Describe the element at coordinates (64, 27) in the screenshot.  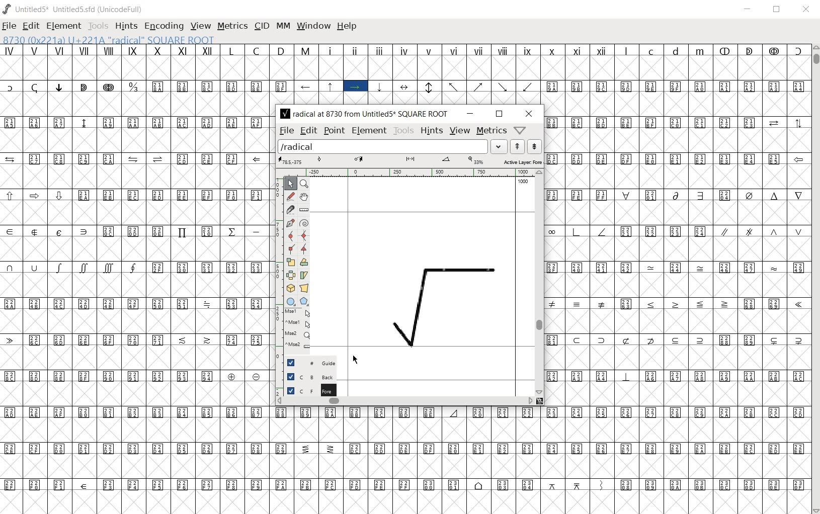
I see `ELEMENT` at that location.